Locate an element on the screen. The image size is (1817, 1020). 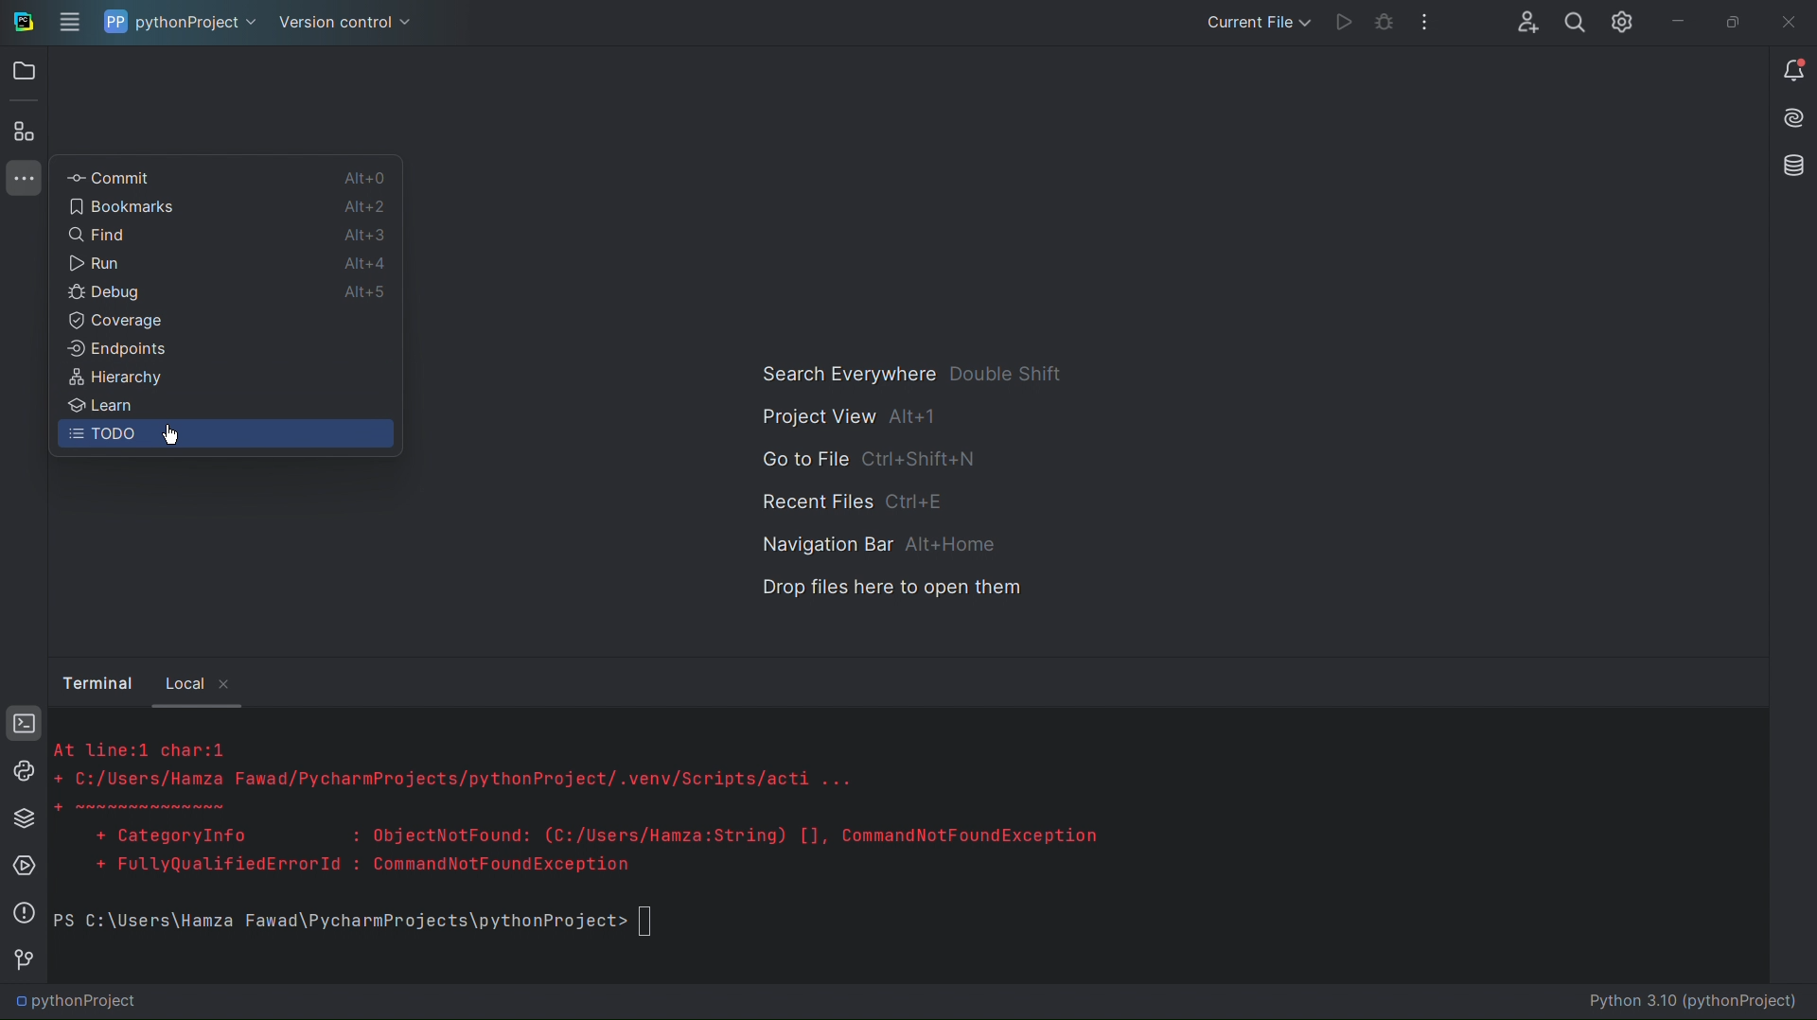
Debug is located at coordinates (99, 290).